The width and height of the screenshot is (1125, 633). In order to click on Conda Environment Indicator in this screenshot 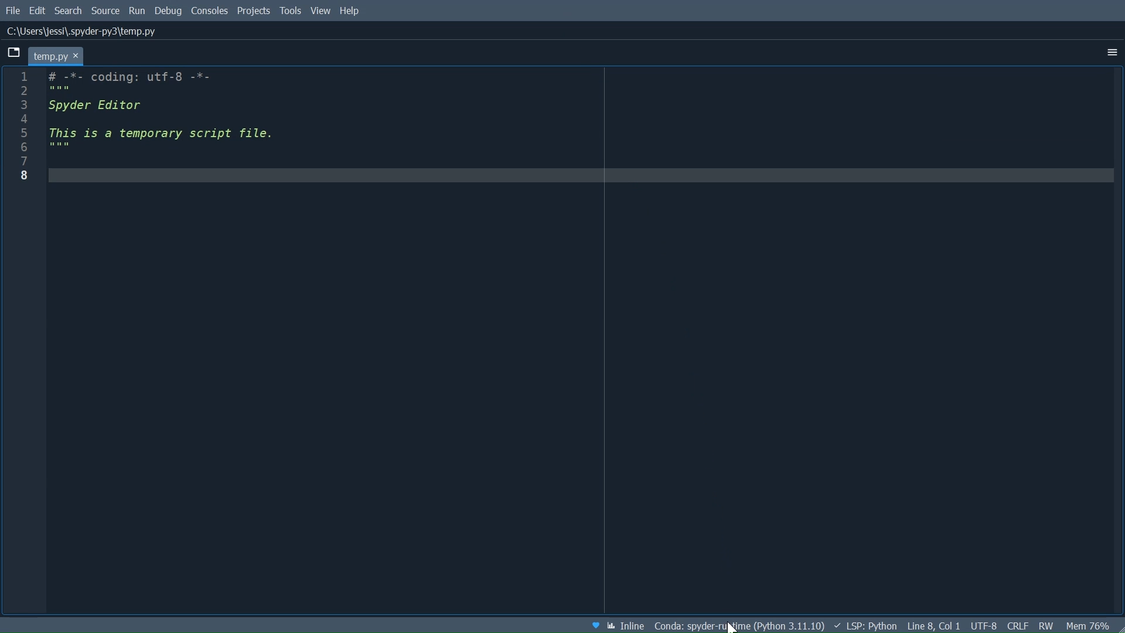, I will do `click(739, 626)`.